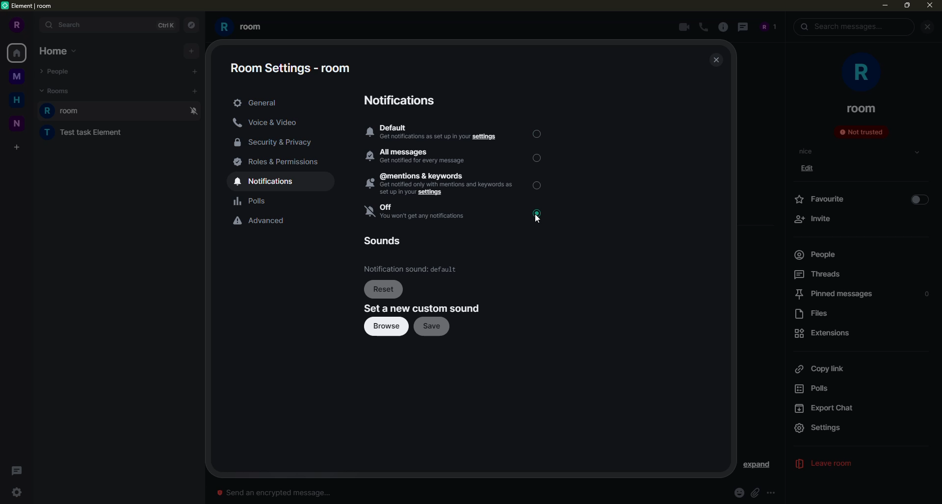 This screenshot has height=504, width=942. What do you see at coordinates (919, 200) in the screenshot?
I see `enable` at bounding box center [919, 200].